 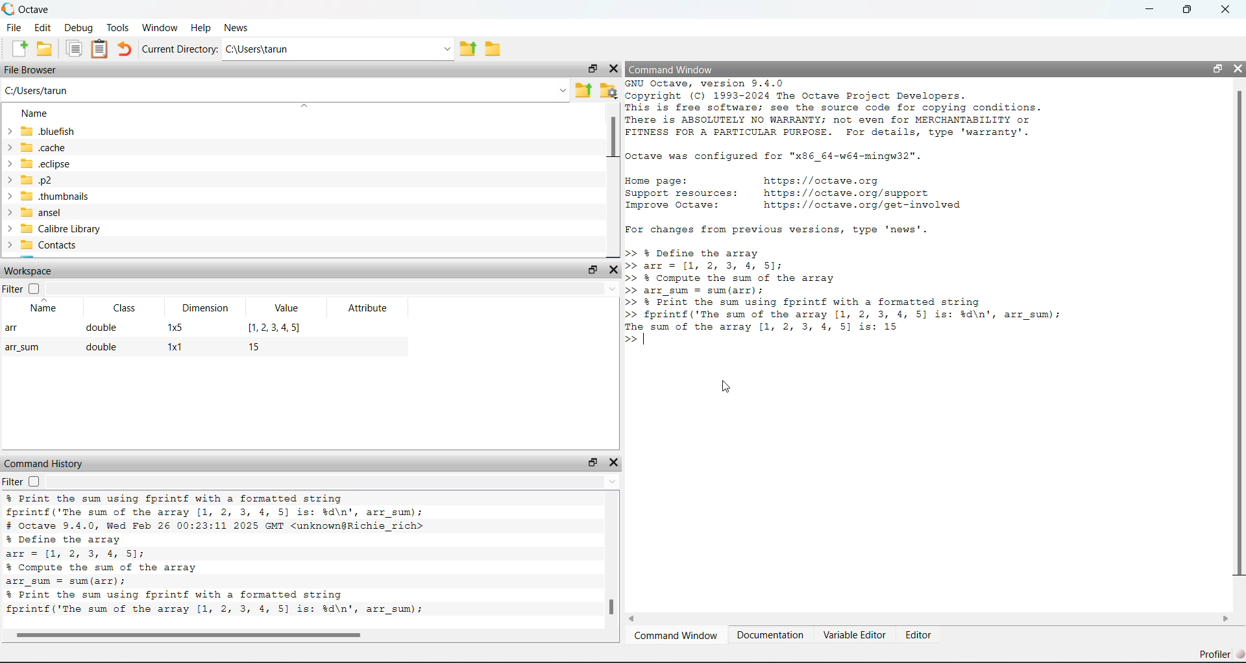 I want to click on Paste, so click(x=100, y=49).